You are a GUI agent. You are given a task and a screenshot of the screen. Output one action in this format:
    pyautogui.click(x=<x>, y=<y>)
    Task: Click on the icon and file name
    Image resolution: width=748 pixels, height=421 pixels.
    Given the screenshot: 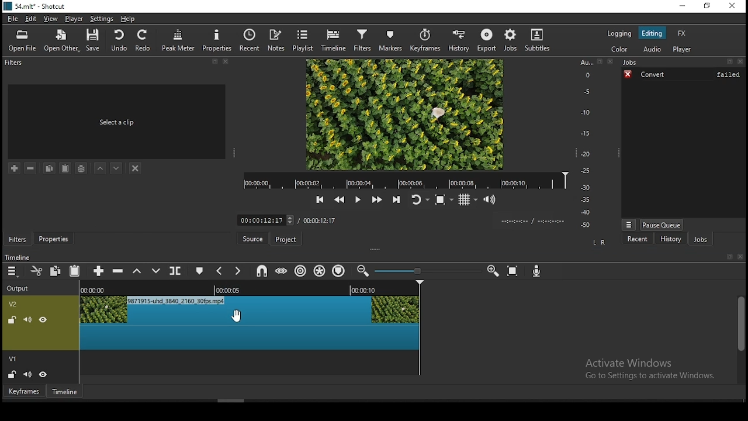 What is the action you would take?
    pyautogui.click(x=37, y=6)
    